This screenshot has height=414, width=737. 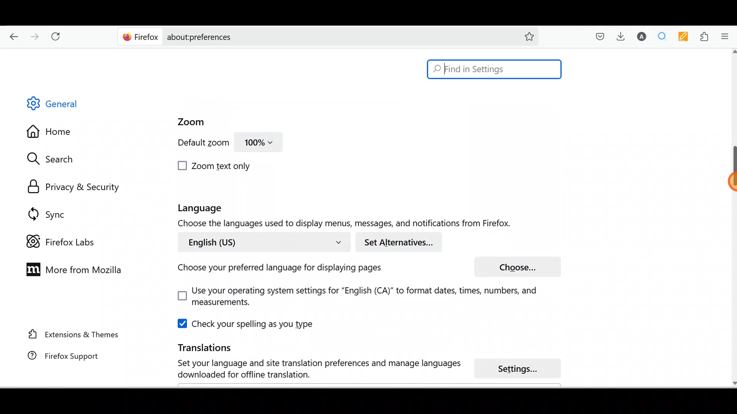 What do you see at coordinates (72, 269) in the screenshot?
I see `More from Mozilla` at bounding box center [72, 269].